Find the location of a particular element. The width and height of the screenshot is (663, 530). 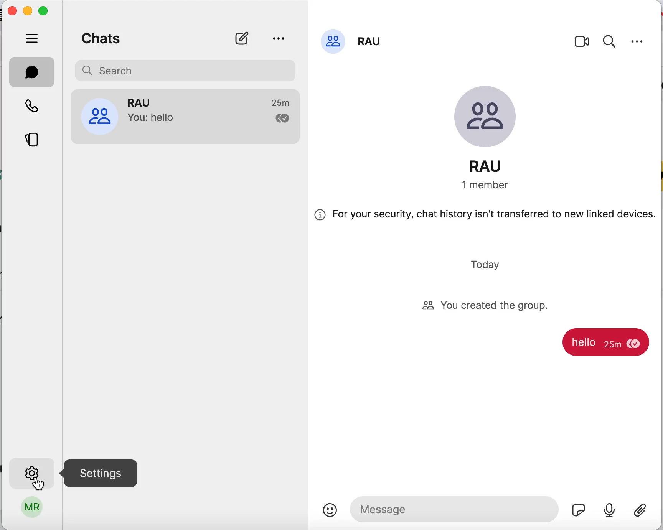

members is located at coordinates (488, 189).